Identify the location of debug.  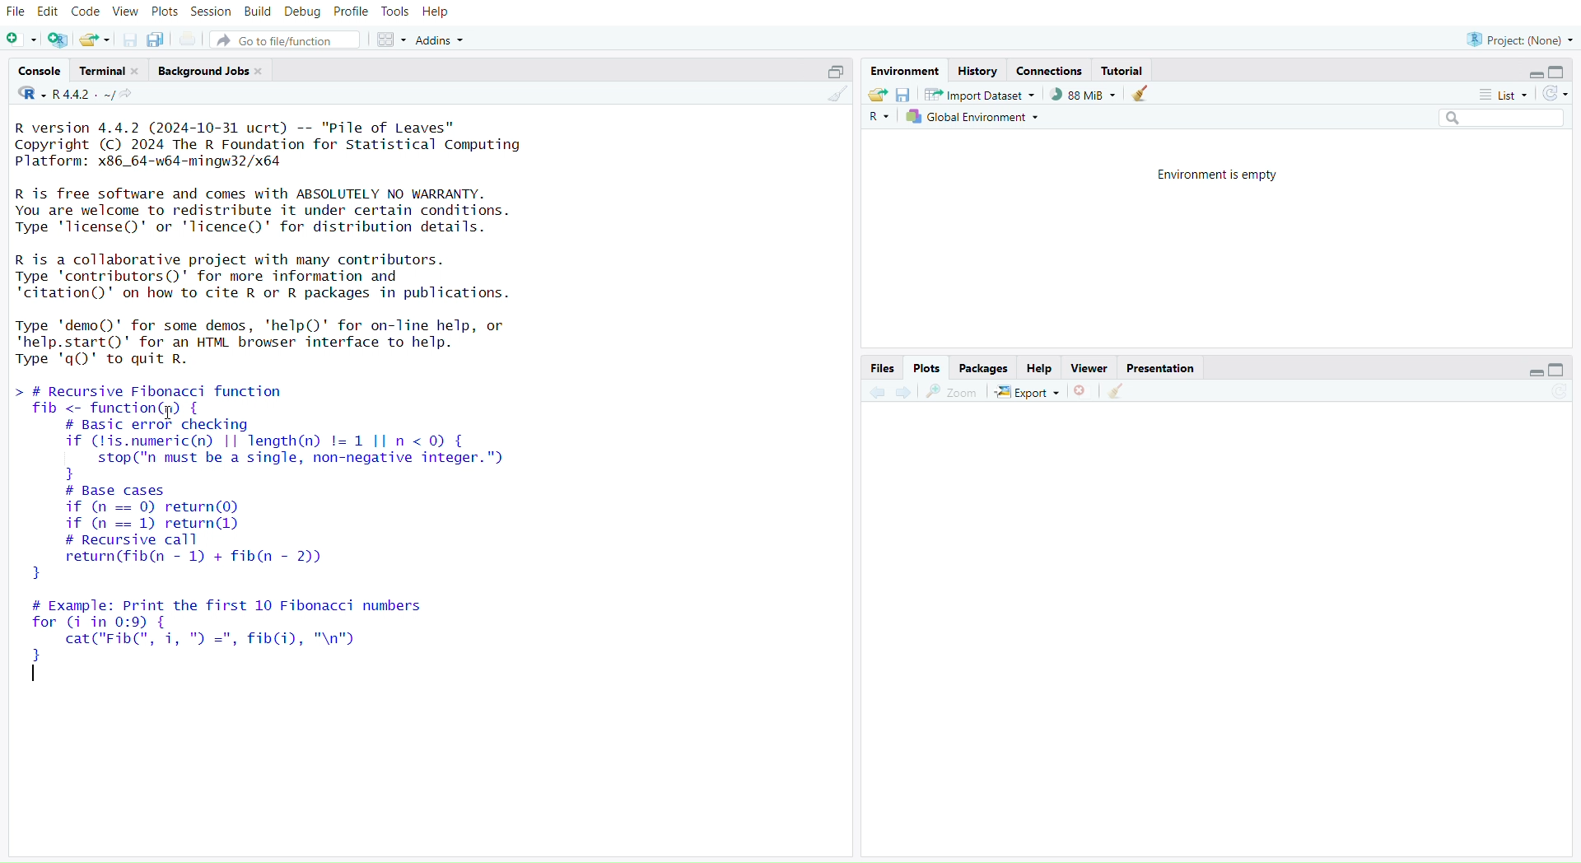
(303, 13).